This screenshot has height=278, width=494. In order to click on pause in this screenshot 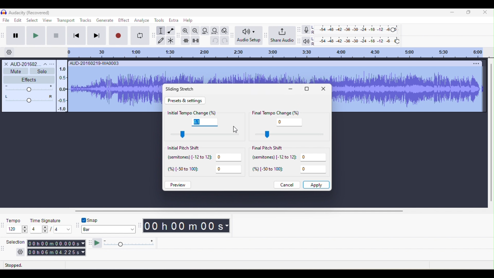, I will do `click(17, 35)`.